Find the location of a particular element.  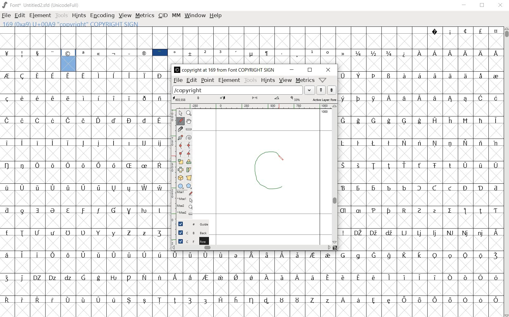

cid is located at coordinates (162, 16).